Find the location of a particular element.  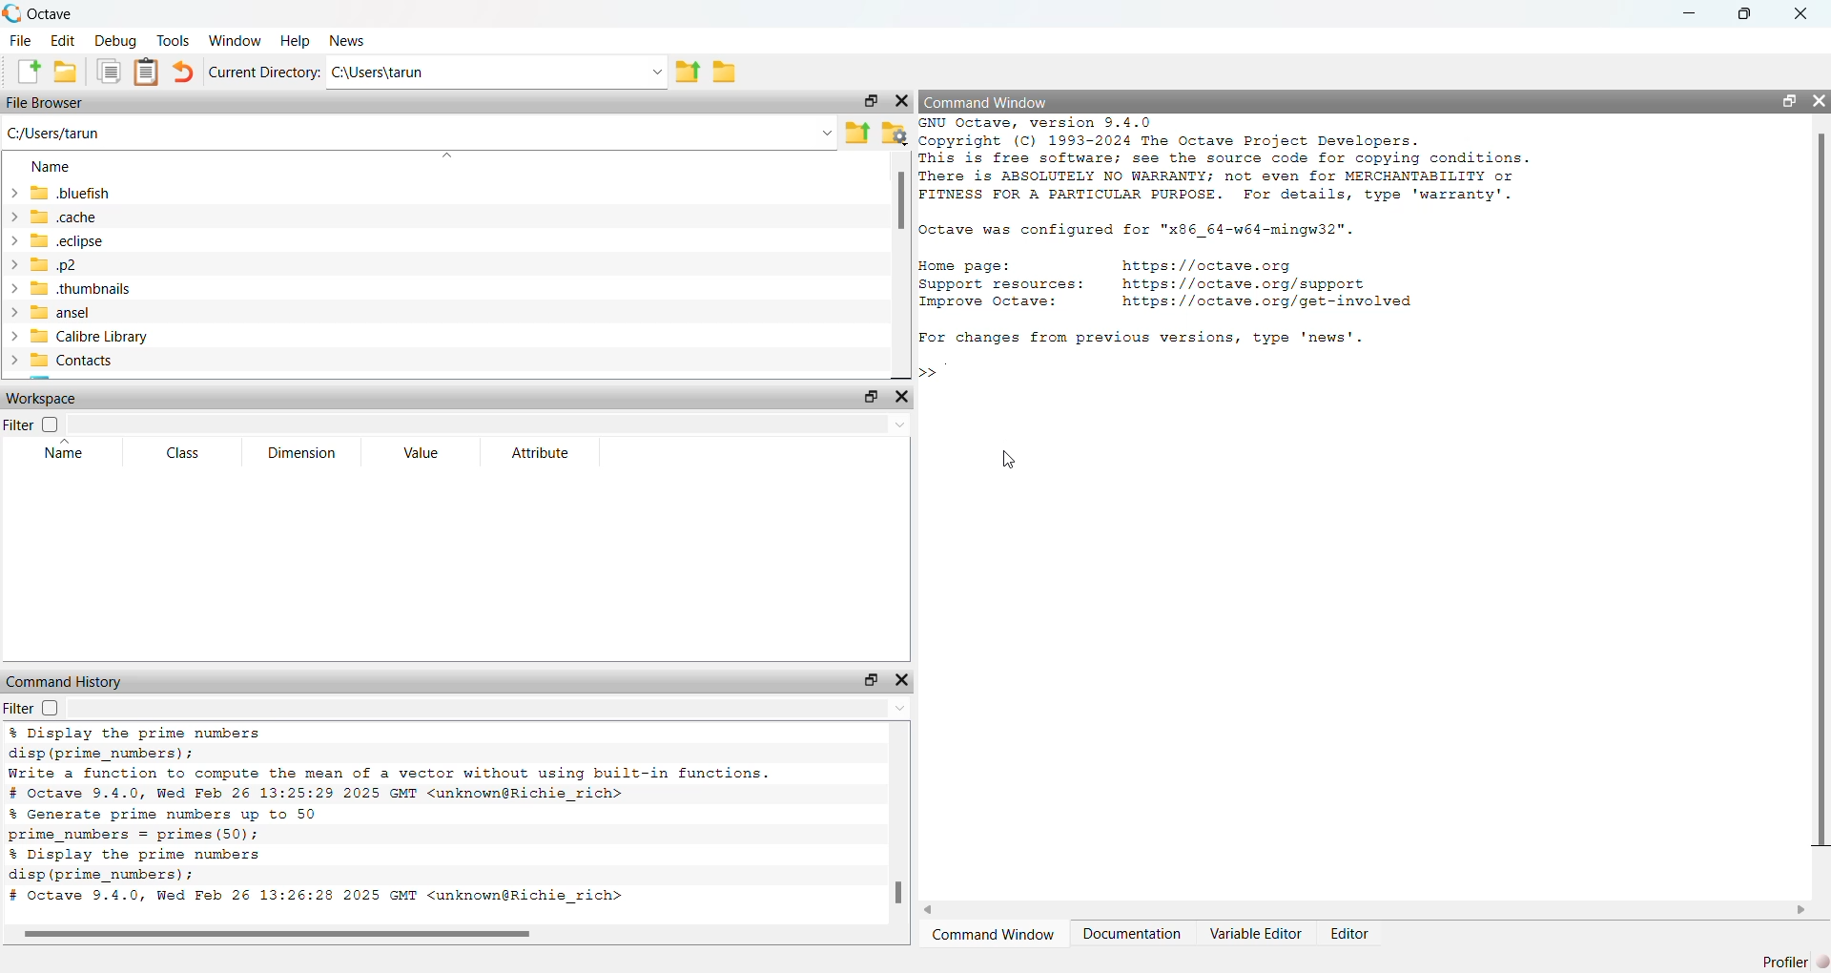

Filter is located at coordinates (33, 424).